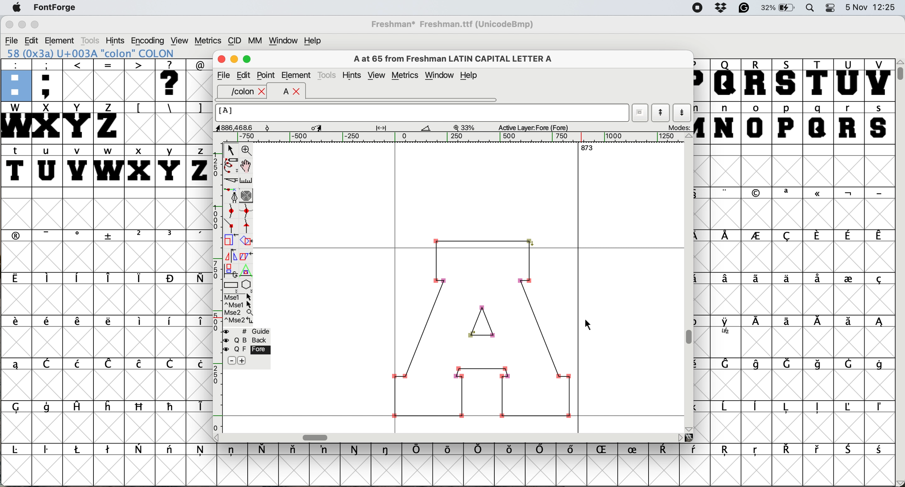 This screenshot has width=905, height=487. I want to click on close, so click(263, 92).